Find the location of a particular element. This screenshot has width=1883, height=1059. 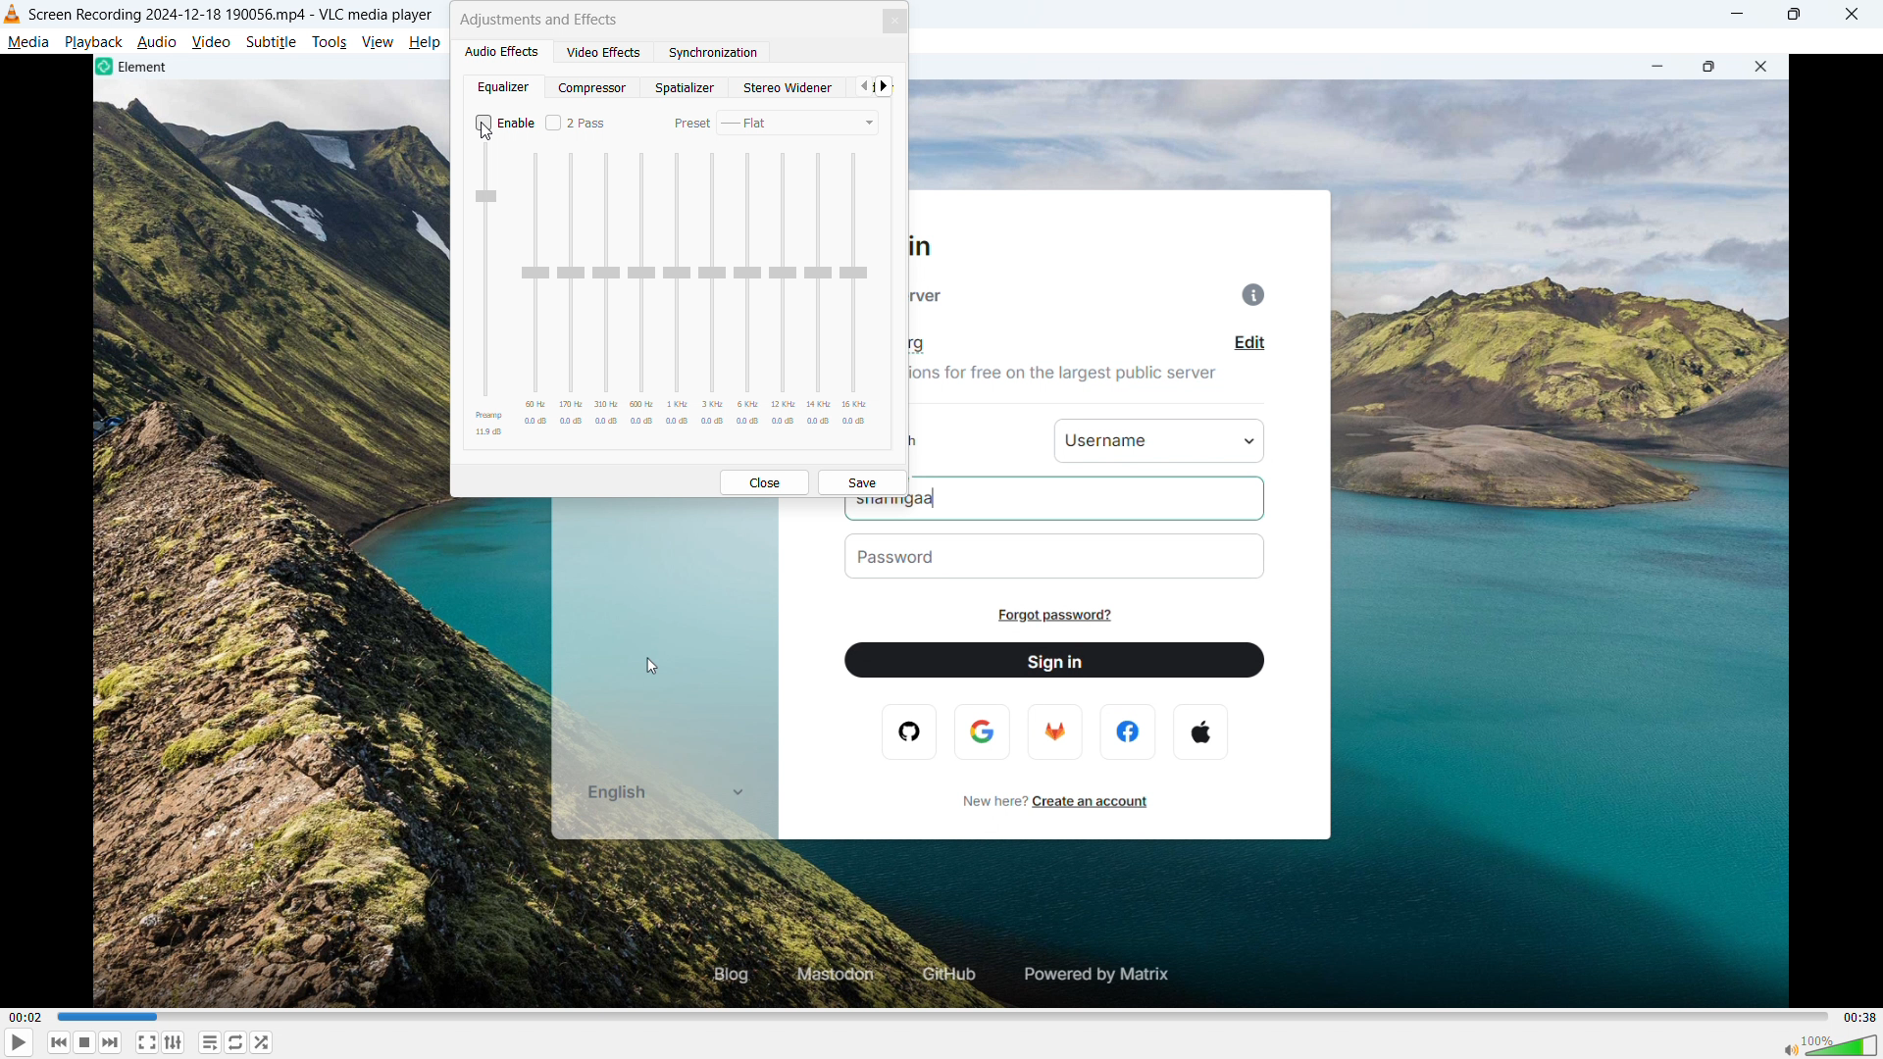

Adjust 310 Hz is located at coordinates (607, 290).